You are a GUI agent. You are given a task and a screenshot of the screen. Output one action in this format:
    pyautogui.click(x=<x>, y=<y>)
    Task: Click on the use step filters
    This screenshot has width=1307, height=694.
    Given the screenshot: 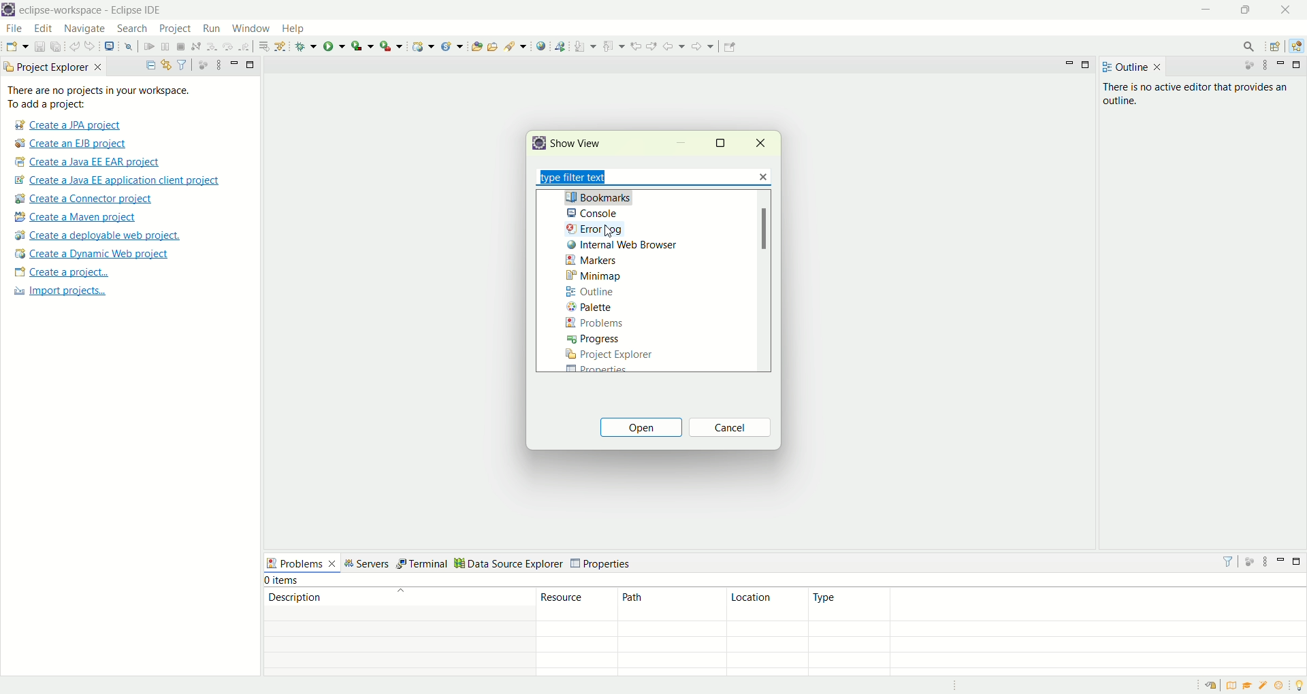 What is the action you would take?
    pyautogui.click(x=279, y=47)
    